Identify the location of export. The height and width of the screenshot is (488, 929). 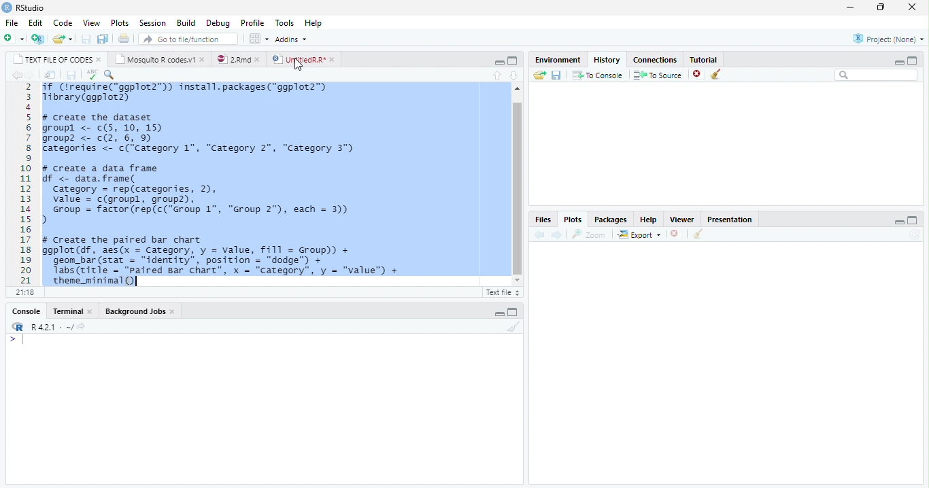
(637, 234).